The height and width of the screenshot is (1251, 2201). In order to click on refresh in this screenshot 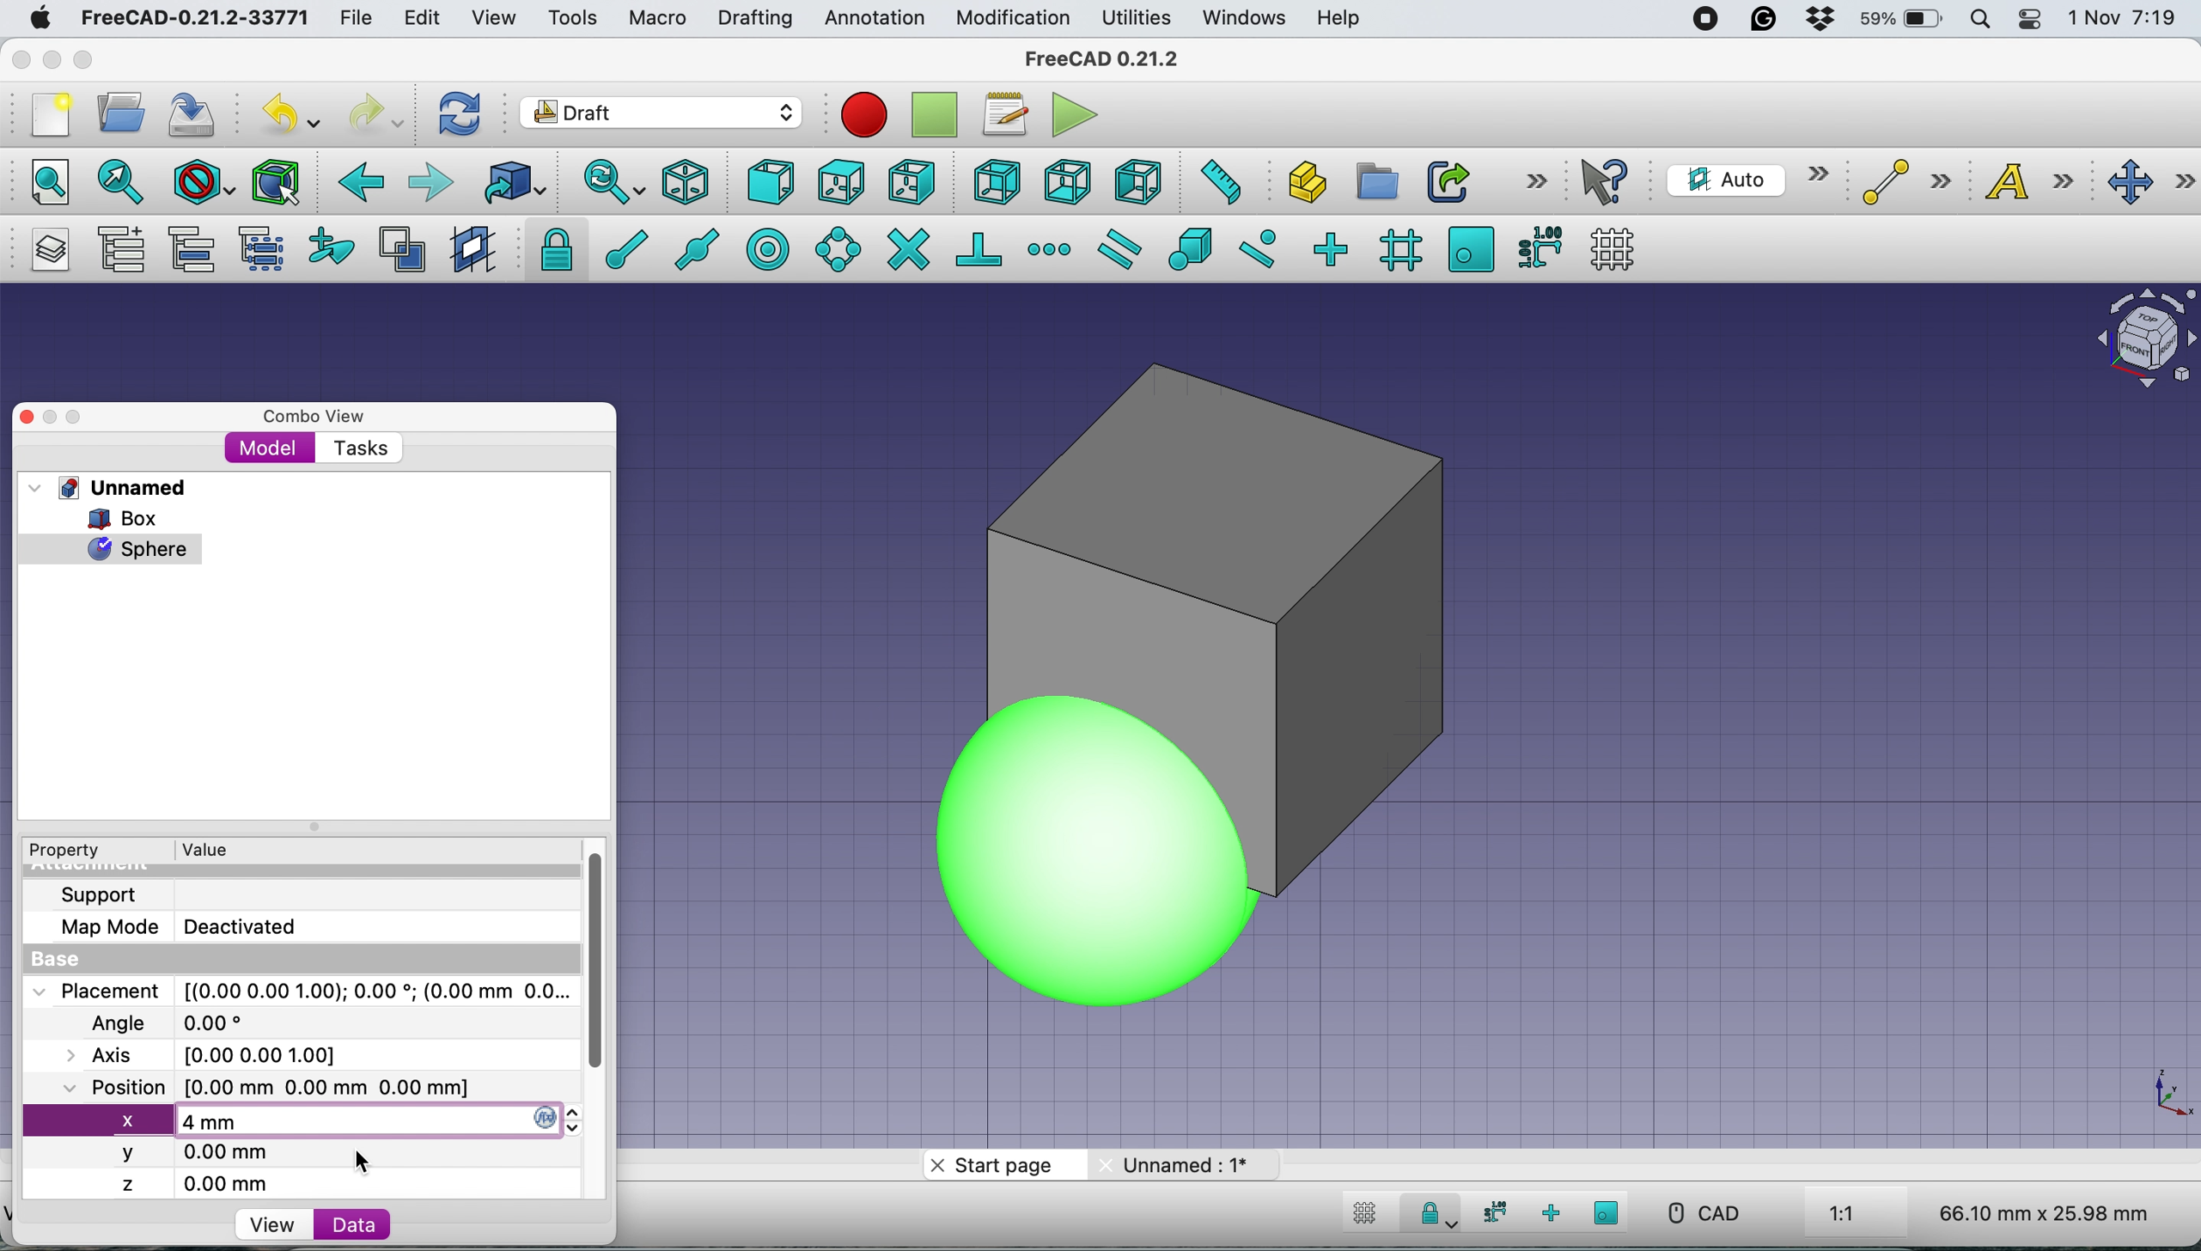, I will do `click(456, 113)`.